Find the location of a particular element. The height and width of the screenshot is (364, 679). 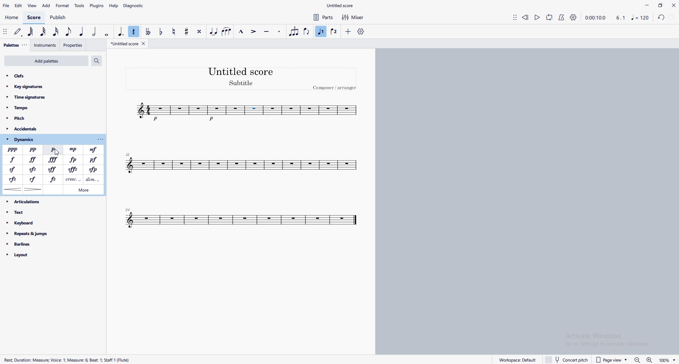

playback settings is located at coordinates (573, 17).